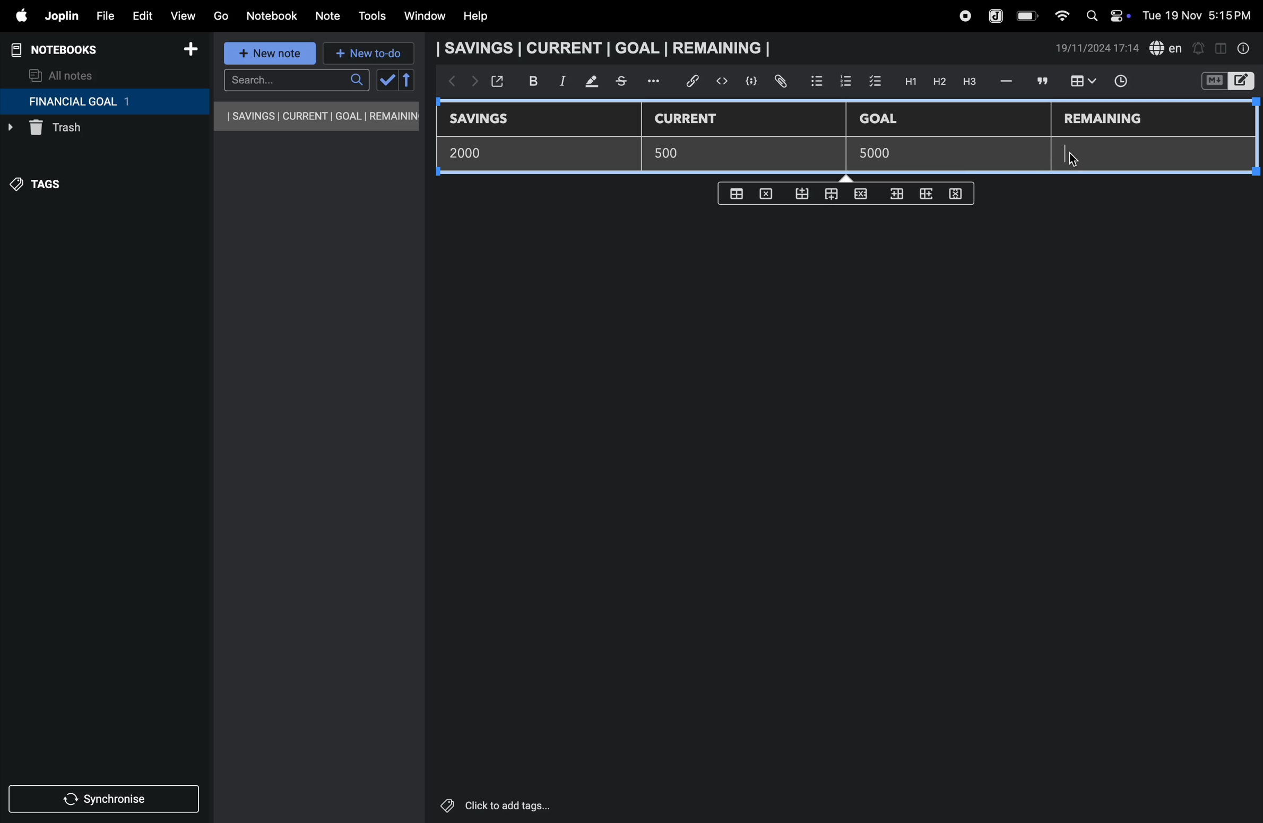  I want to click on joplin menu, so click(59, 16).